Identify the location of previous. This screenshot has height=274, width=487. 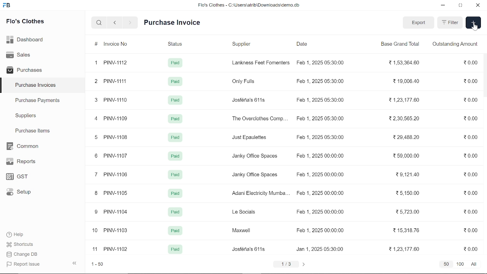
(115, 24).